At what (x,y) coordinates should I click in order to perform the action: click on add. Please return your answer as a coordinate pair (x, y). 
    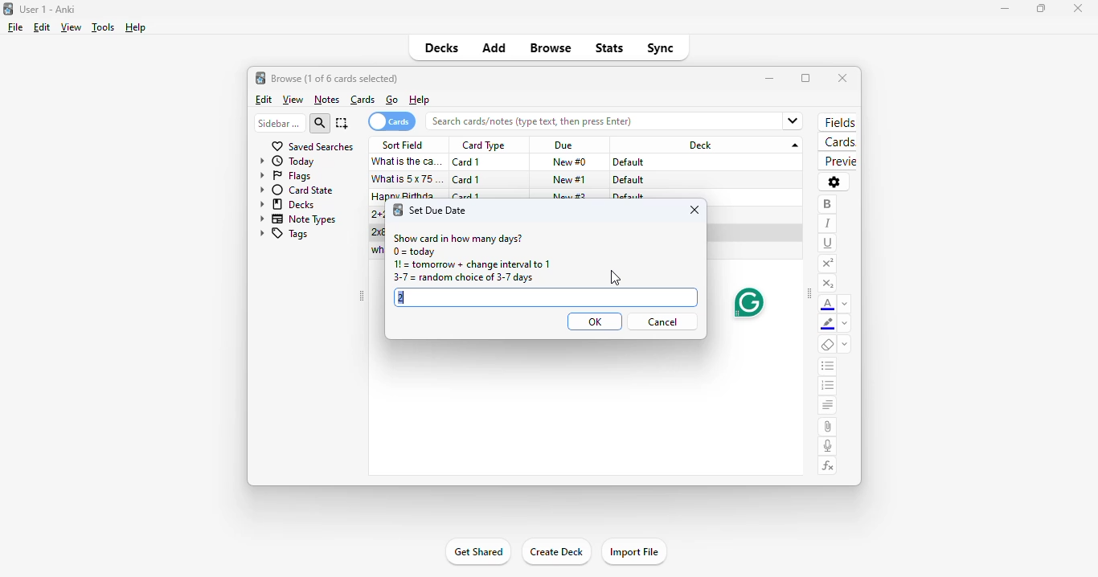
    Looking at the image, I should click on (494, 49).